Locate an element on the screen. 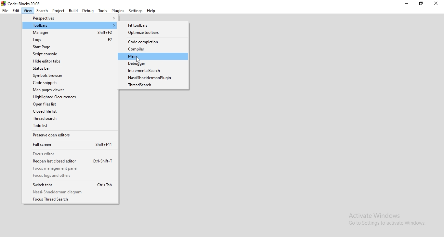  Edit  is located at coordinates (17, 11).